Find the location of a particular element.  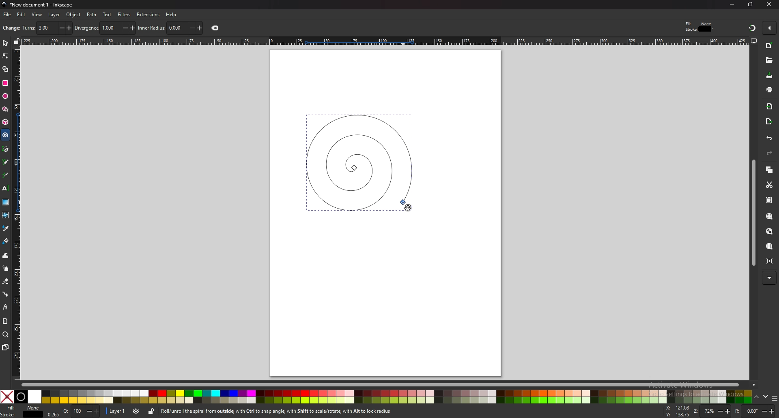

divergence: 1.000 is located at coordinates (104, 28).